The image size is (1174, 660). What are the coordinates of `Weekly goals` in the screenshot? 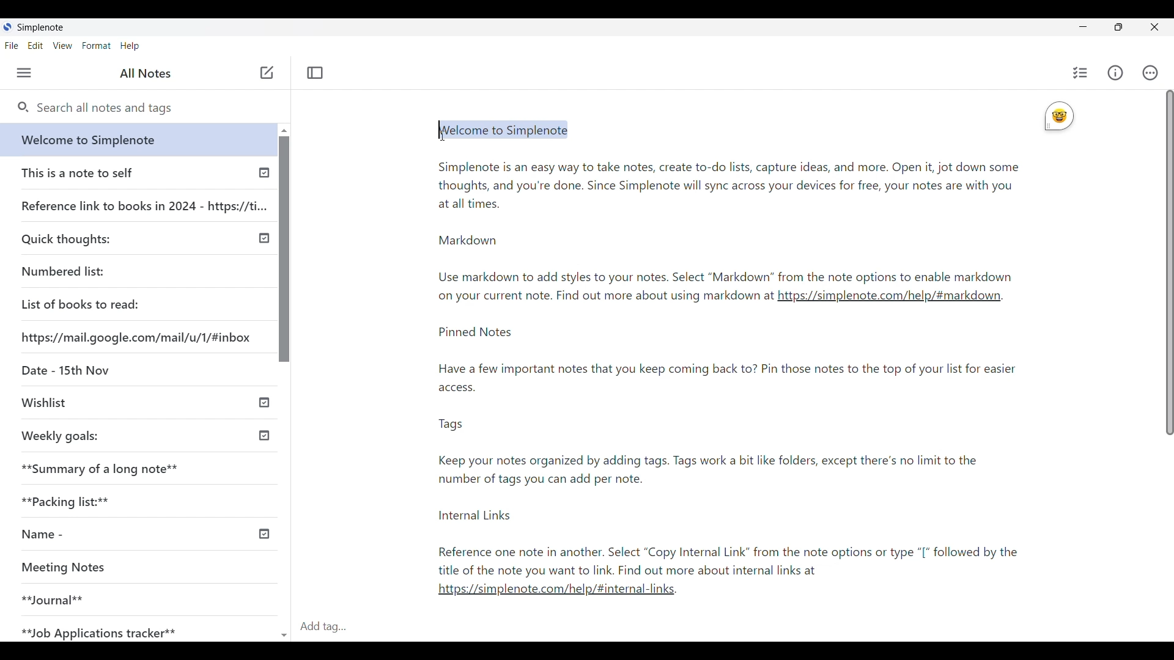 It's located at (61, 436).